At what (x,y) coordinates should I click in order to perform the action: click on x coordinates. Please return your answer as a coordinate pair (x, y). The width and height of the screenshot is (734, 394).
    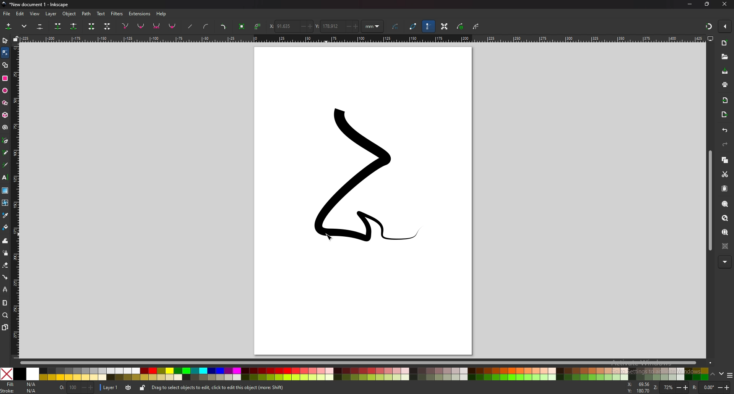
    Looking at the image, I should click on (291, 26).